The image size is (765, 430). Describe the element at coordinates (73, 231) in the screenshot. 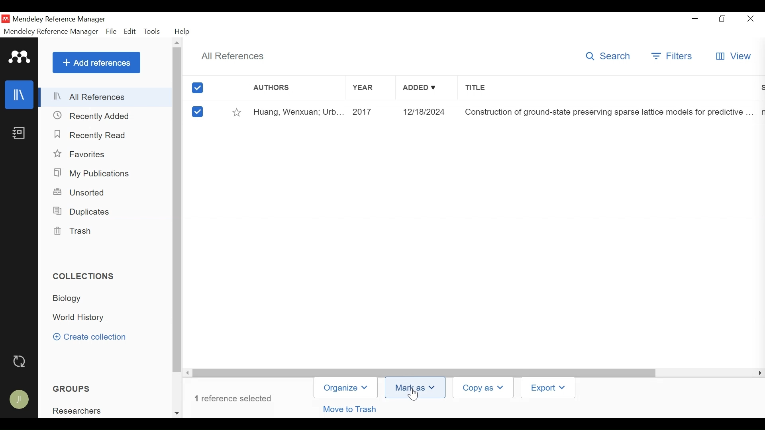

I see `Trash` at that location.